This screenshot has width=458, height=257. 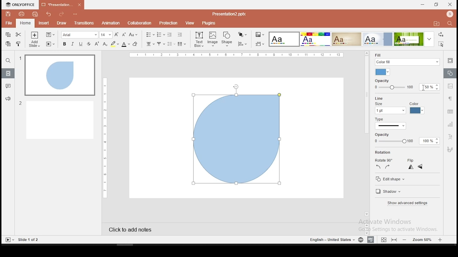 What do you see at coordinates (29, 240) in the screenshot?
I see `slide 1 of 2` at bounding box center [29, 240].